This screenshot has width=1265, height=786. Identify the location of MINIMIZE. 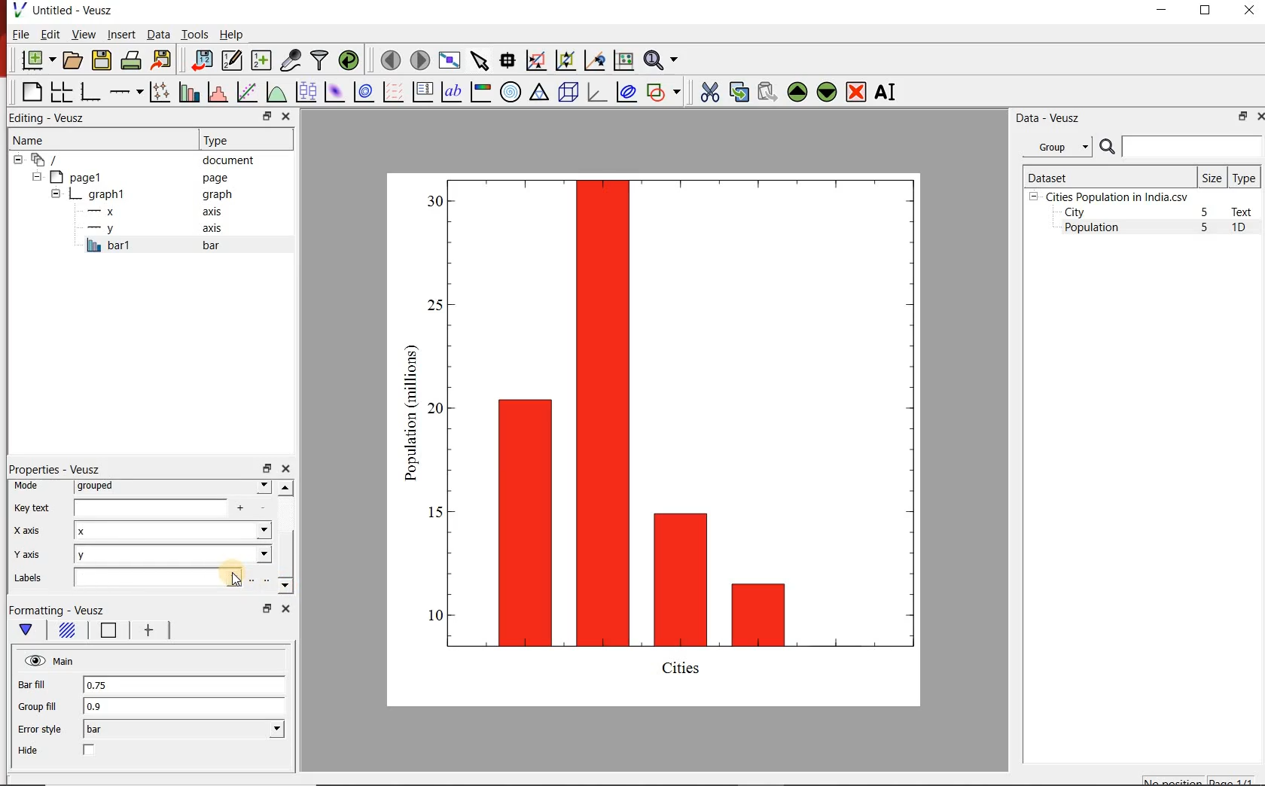
(1163, 10).